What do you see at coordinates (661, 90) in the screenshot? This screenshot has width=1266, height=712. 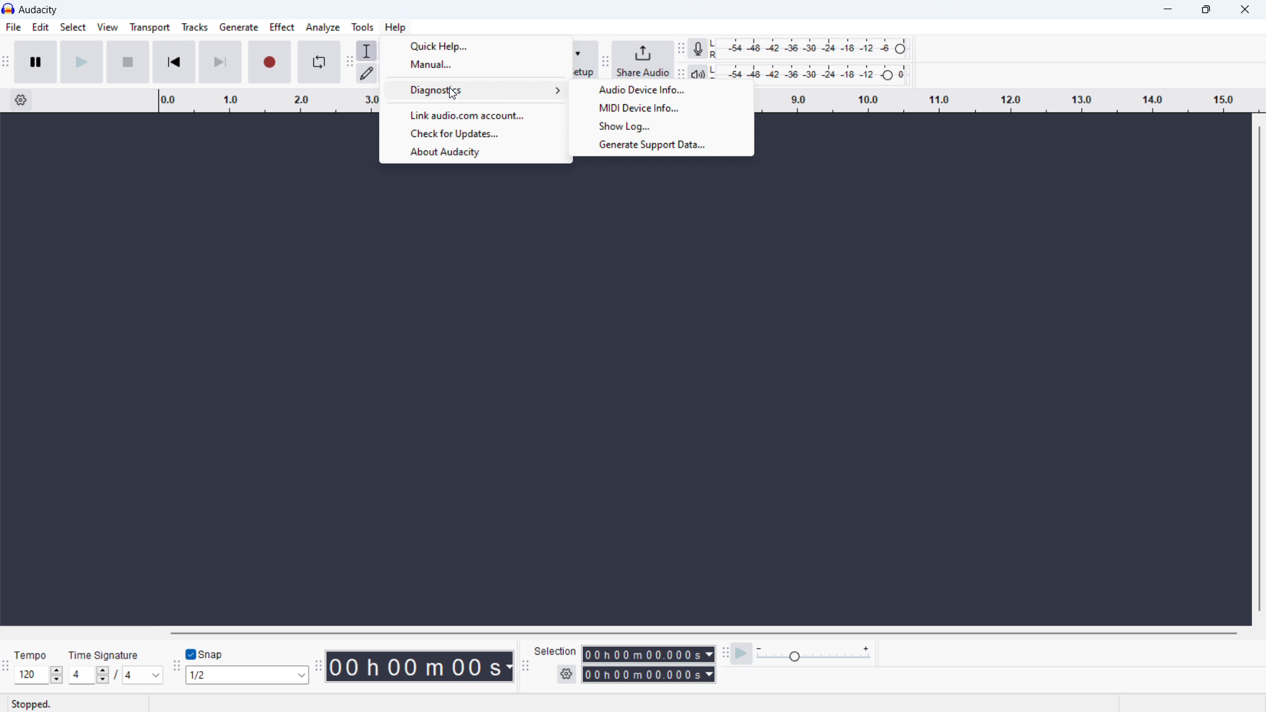 I see `audio device info` at bounding box center [661, 90].